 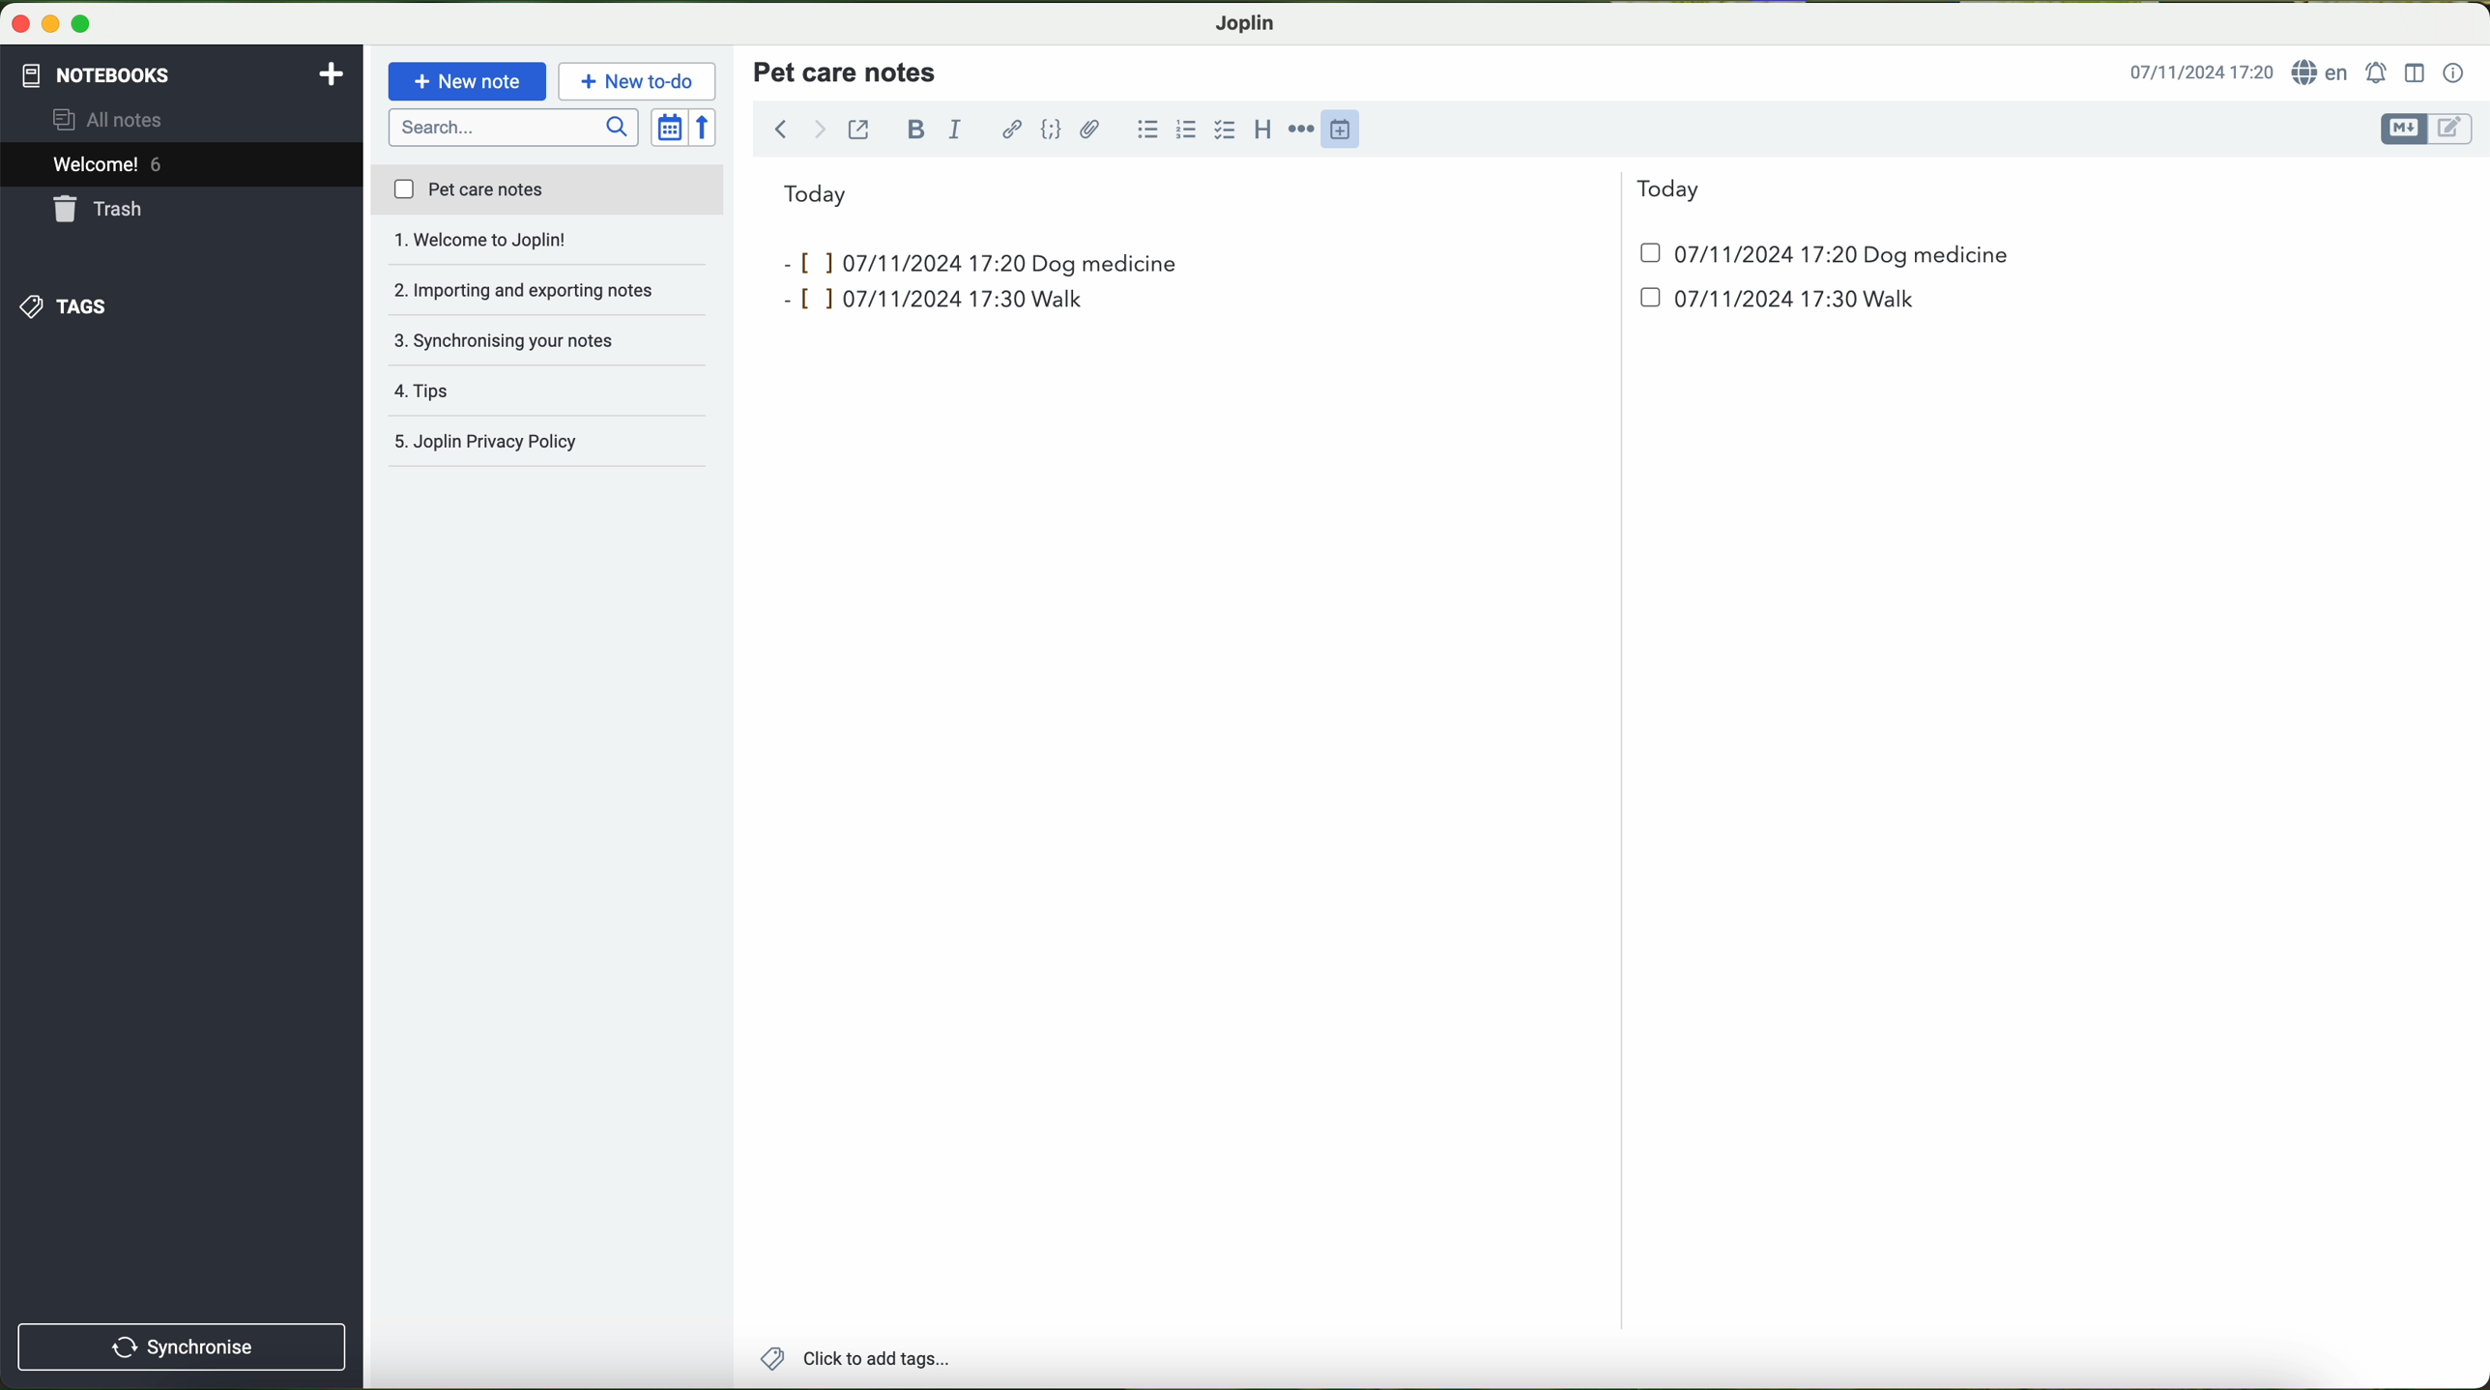 I want to click on Joplin, so click(x=1246, y=21).